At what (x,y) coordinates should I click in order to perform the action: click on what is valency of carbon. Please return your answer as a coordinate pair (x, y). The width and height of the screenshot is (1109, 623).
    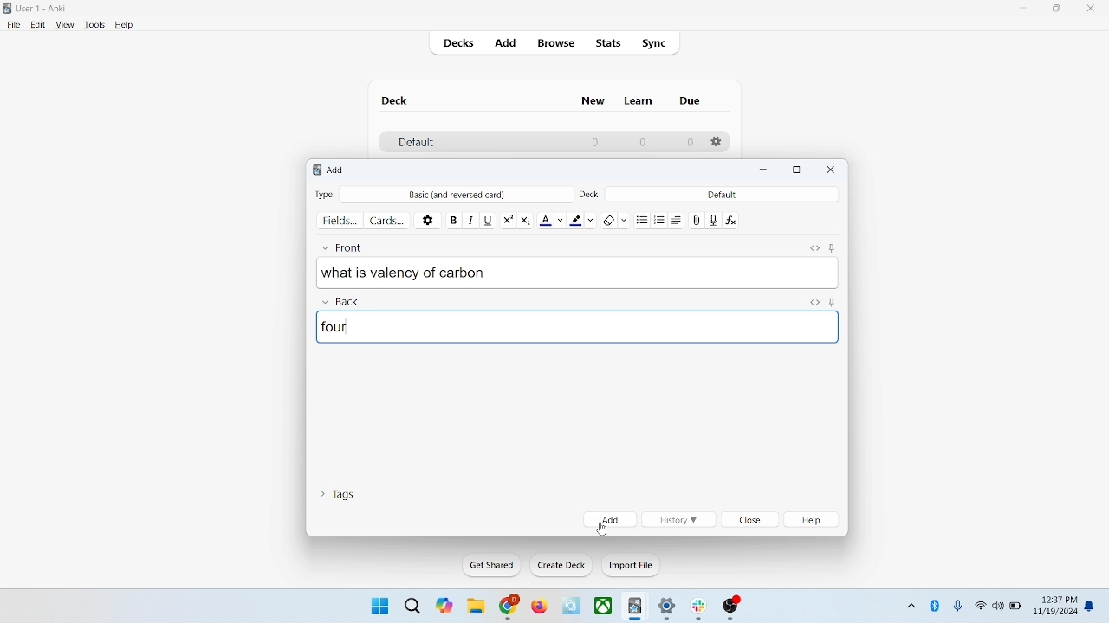
    Looking at the image, I should click on (578, 272).